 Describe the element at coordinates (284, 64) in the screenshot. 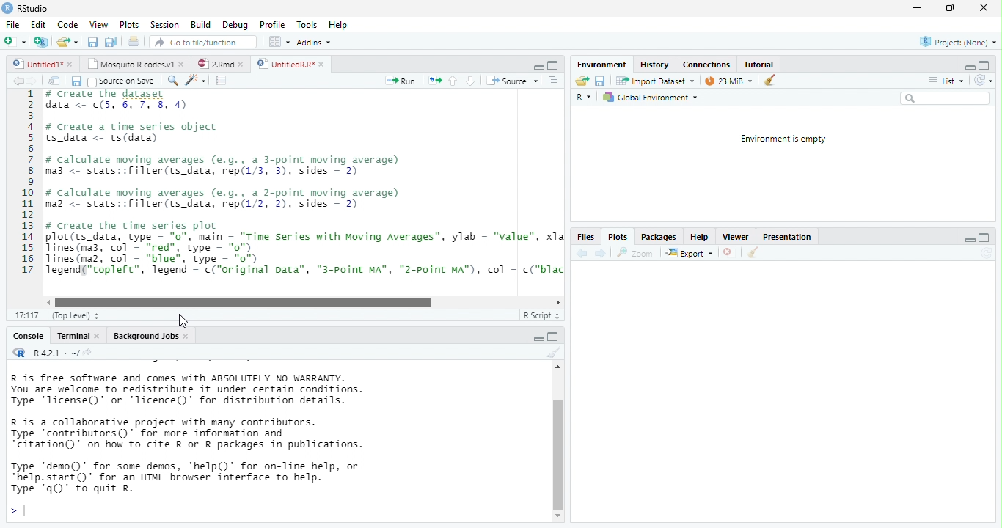

I see `UntitiedR.R"` at that location.